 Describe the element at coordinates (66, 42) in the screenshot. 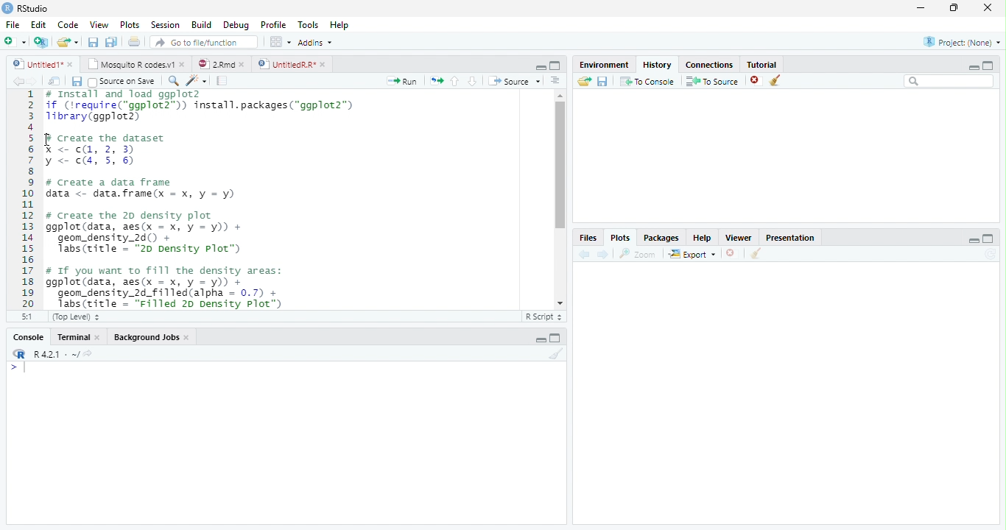

I see `open an existing file` at that location.